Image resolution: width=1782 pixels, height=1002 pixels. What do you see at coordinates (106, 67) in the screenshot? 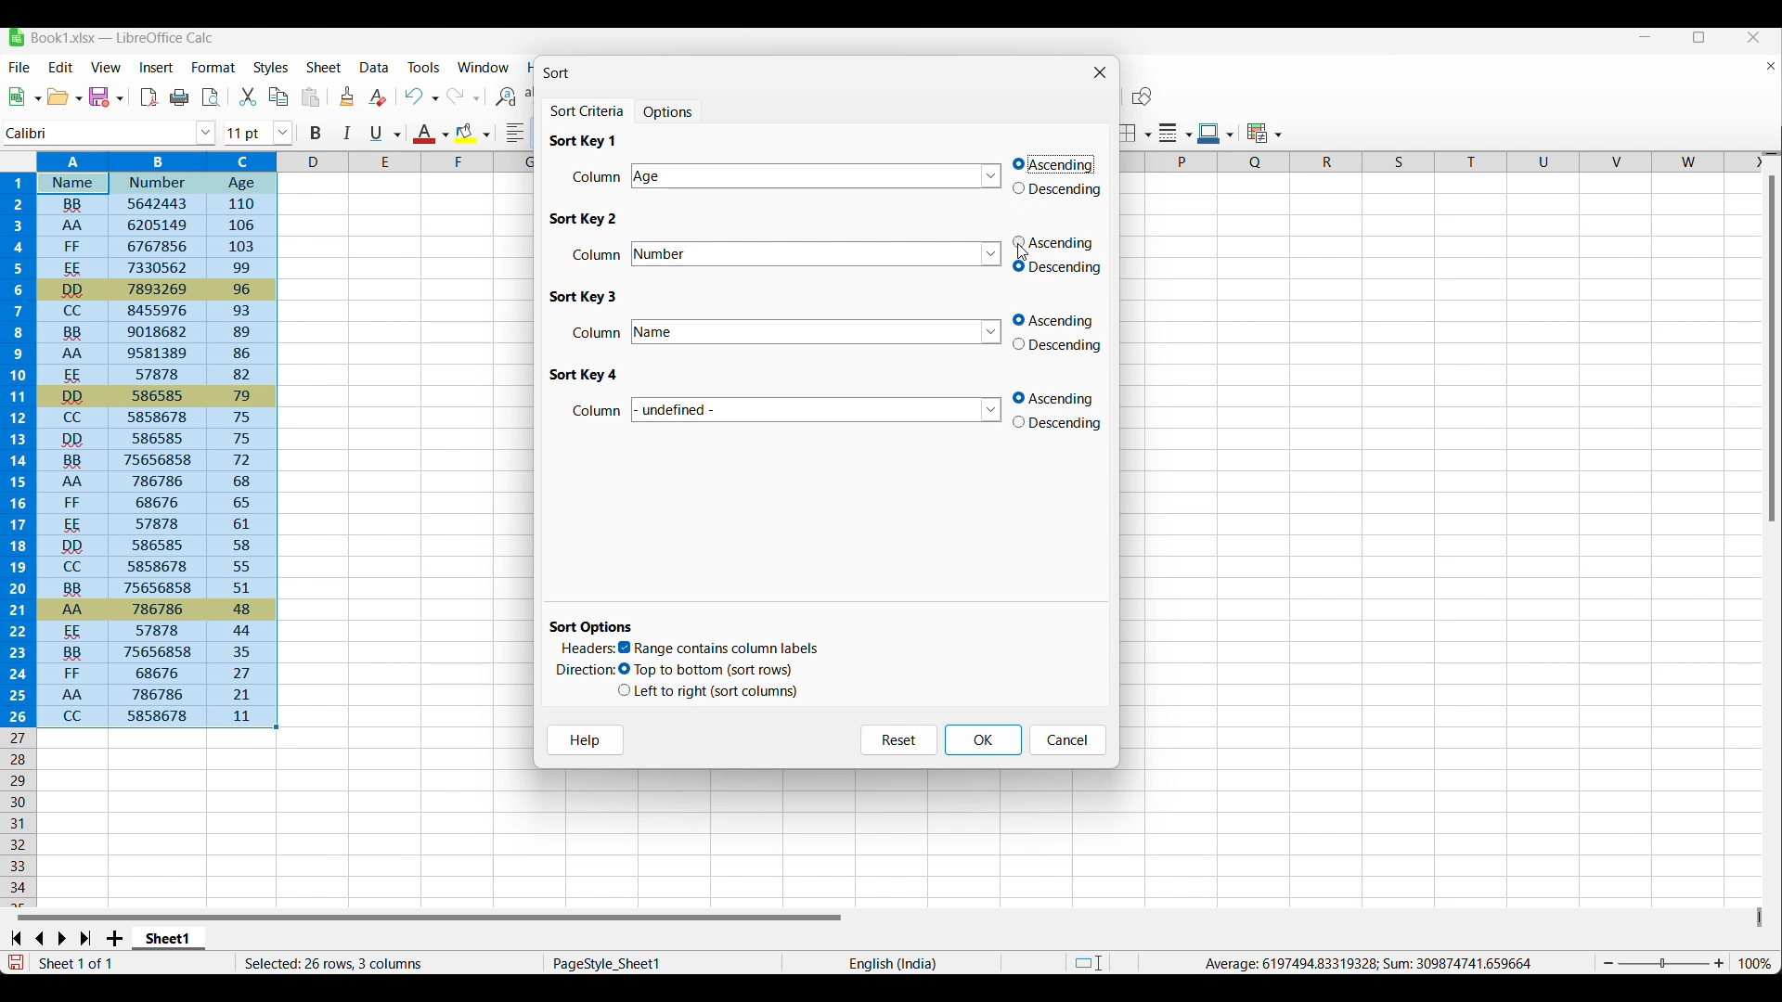
I see `View menu` at bounding box center [106, 67].